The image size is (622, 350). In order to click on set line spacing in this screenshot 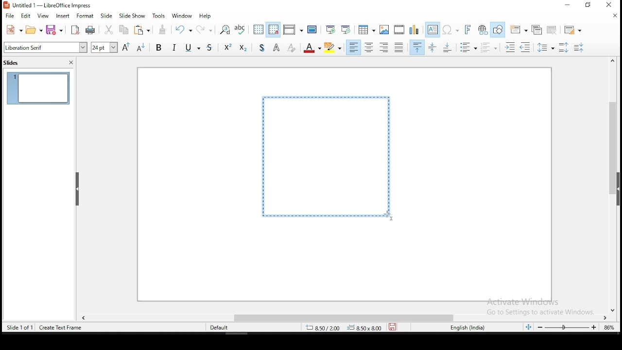, I will do `click(548, 49)`.